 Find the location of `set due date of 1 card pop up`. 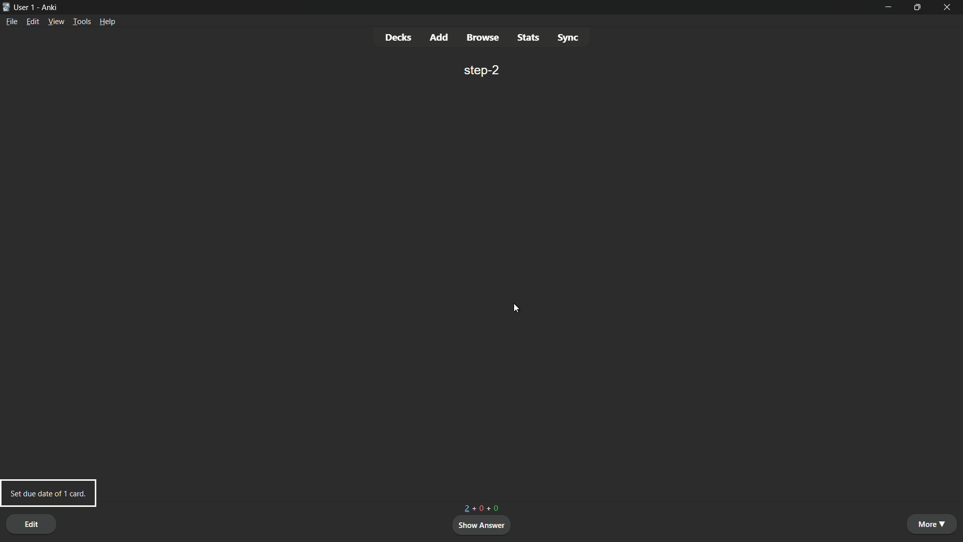

set due date of 1 card pop up is located at coordinates (47, 493).